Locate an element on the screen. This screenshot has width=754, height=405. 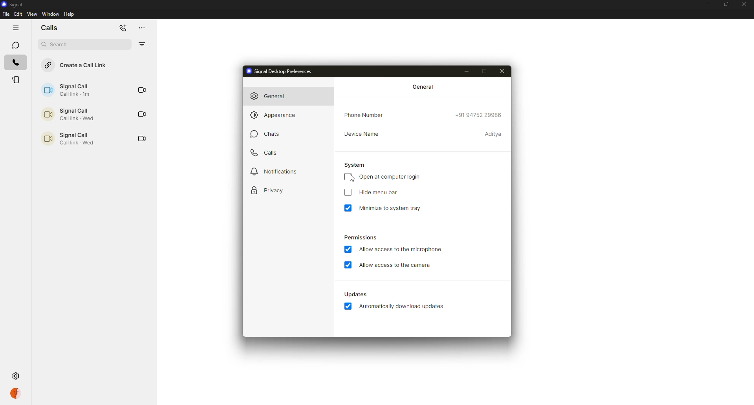
signal is located at coordinates (14, 5).